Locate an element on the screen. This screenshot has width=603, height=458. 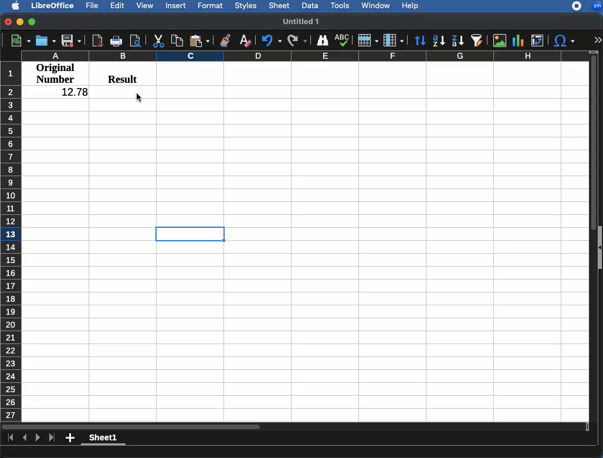
Help is located at coordinates (411, 6).